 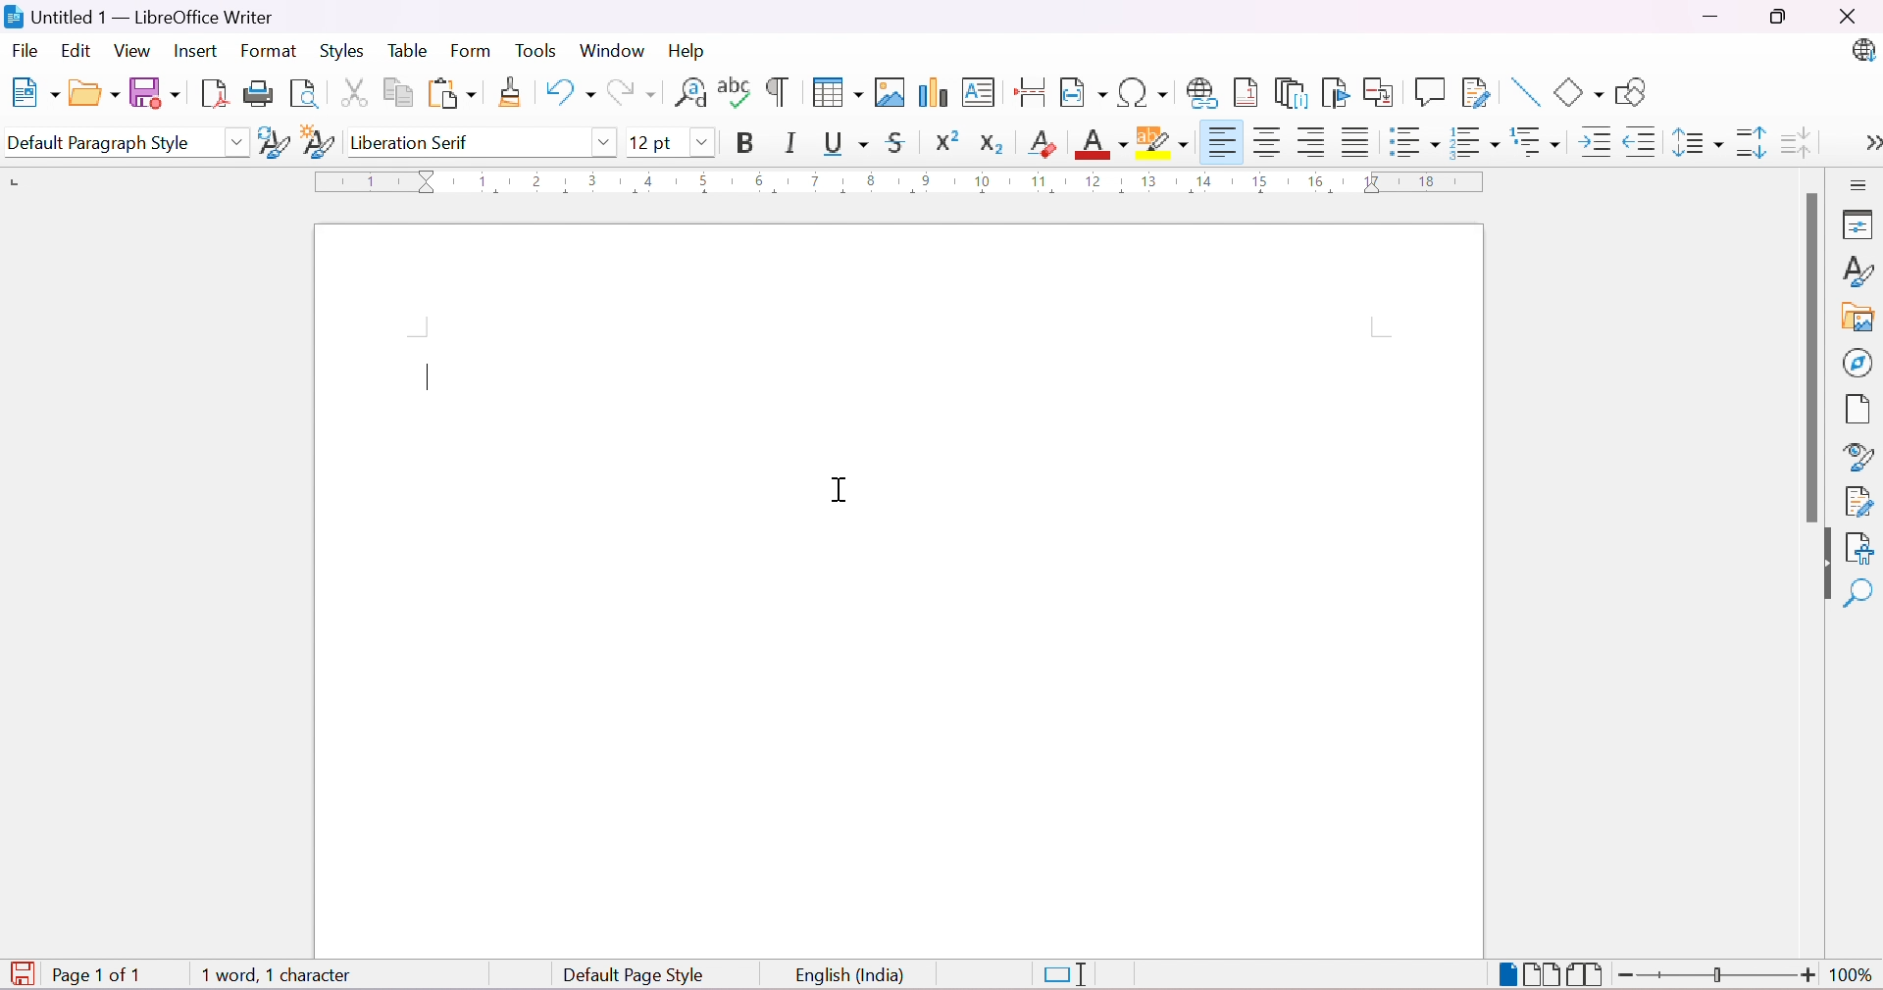 What do you see at coordinates (691, 98) in the screenshot?
I see `Find and Replace` at bounding box center [691, 98].